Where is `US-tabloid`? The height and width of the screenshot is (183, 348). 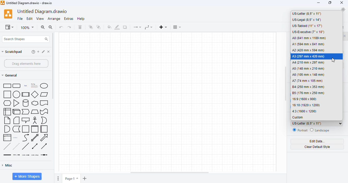 US-tabloid is located at coordinates (307, 26).